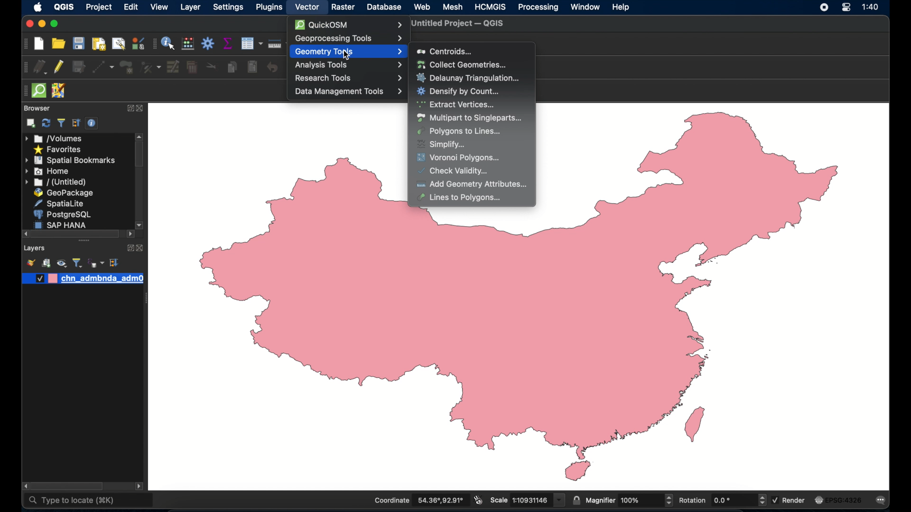 The height and width of the screenshot is (512, 911). Describe the element at coordinates (845, 9) in the screenshot. I see `control center` at that location.